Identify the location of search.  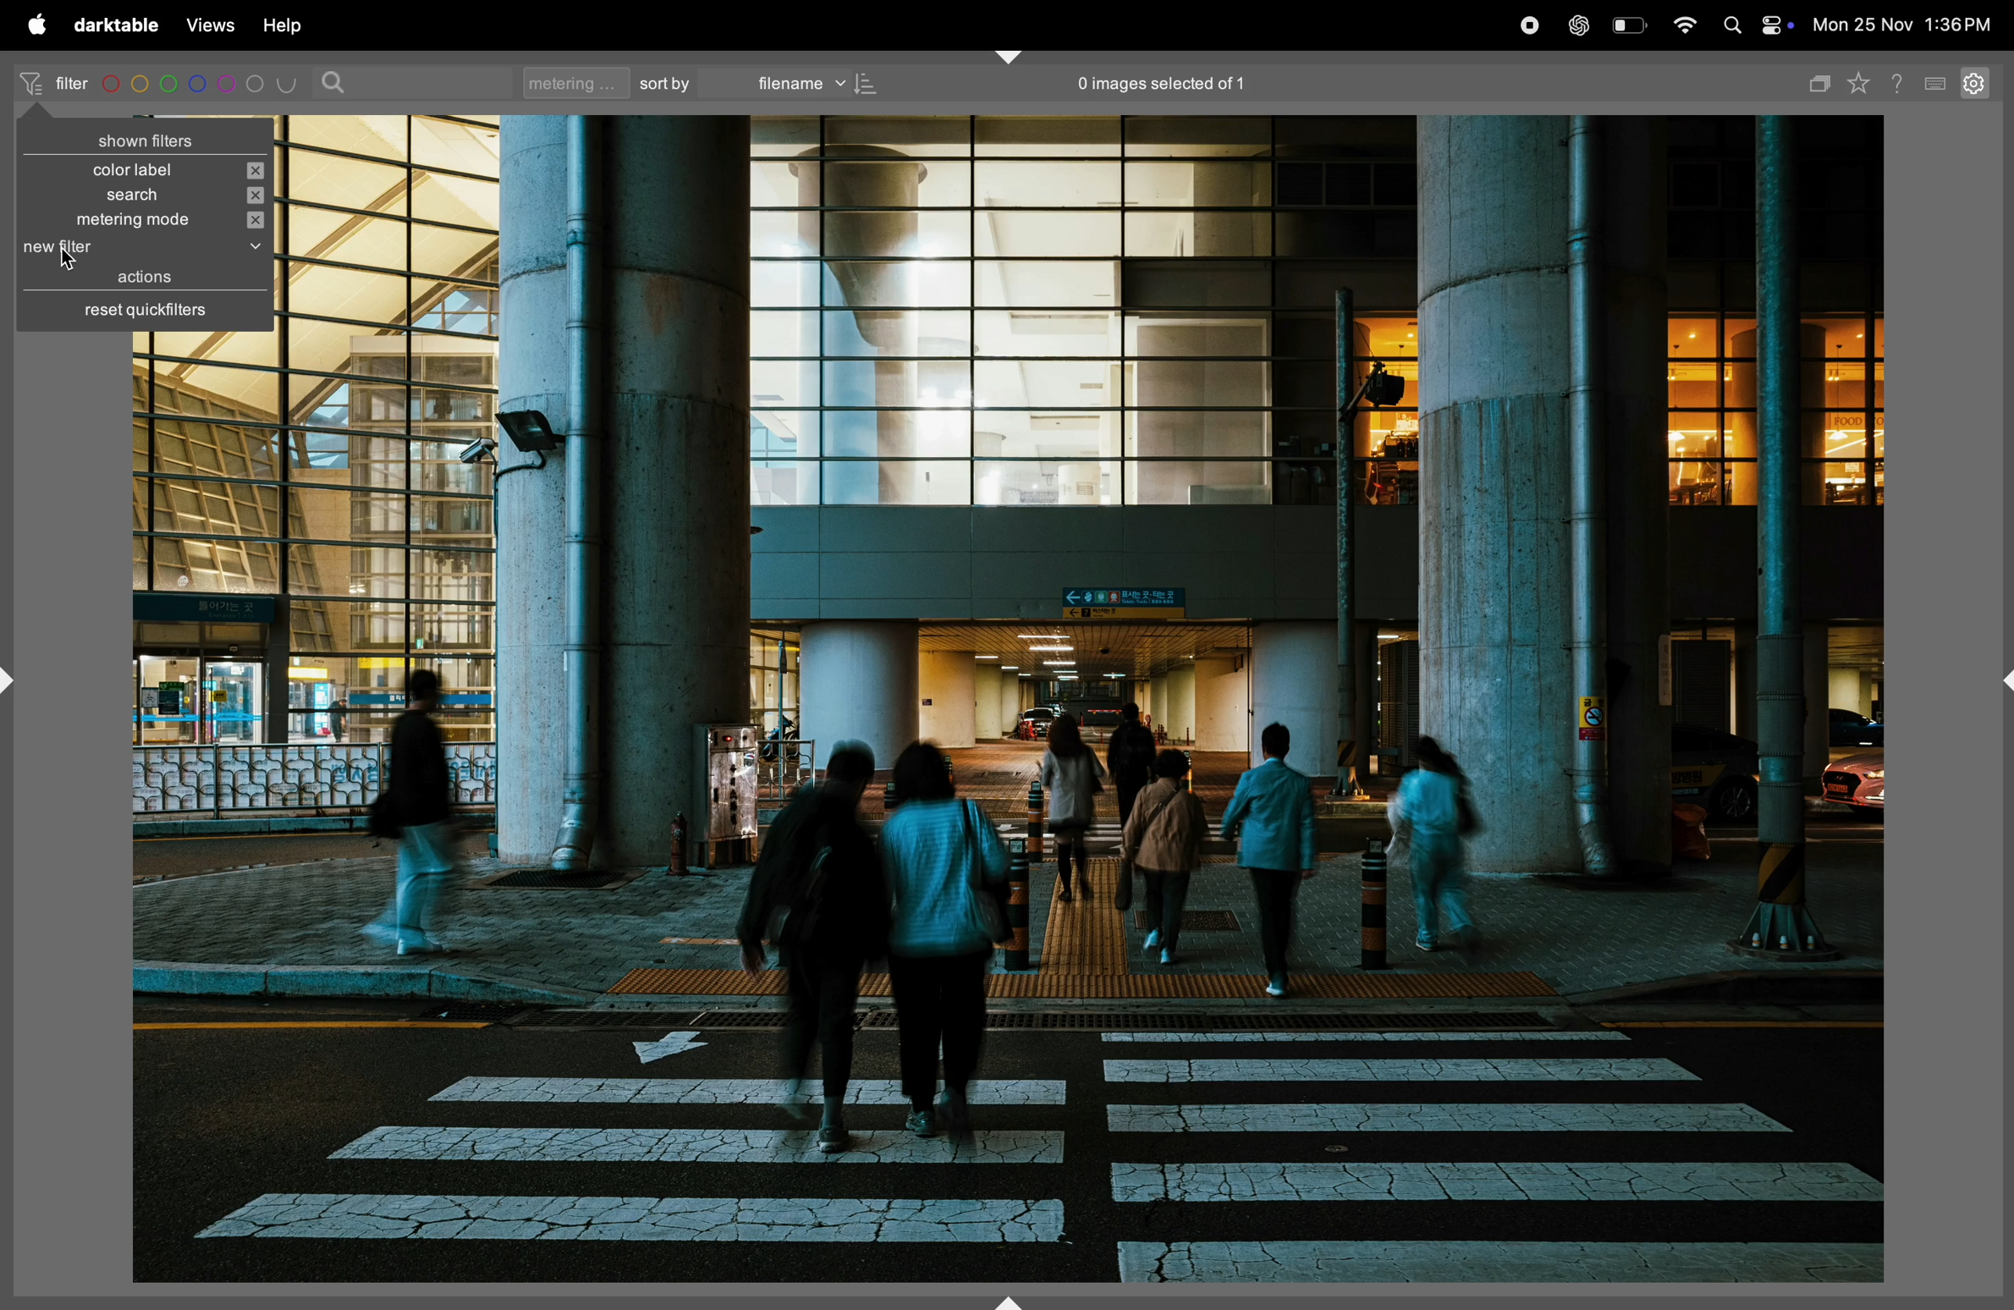
(337, 82).